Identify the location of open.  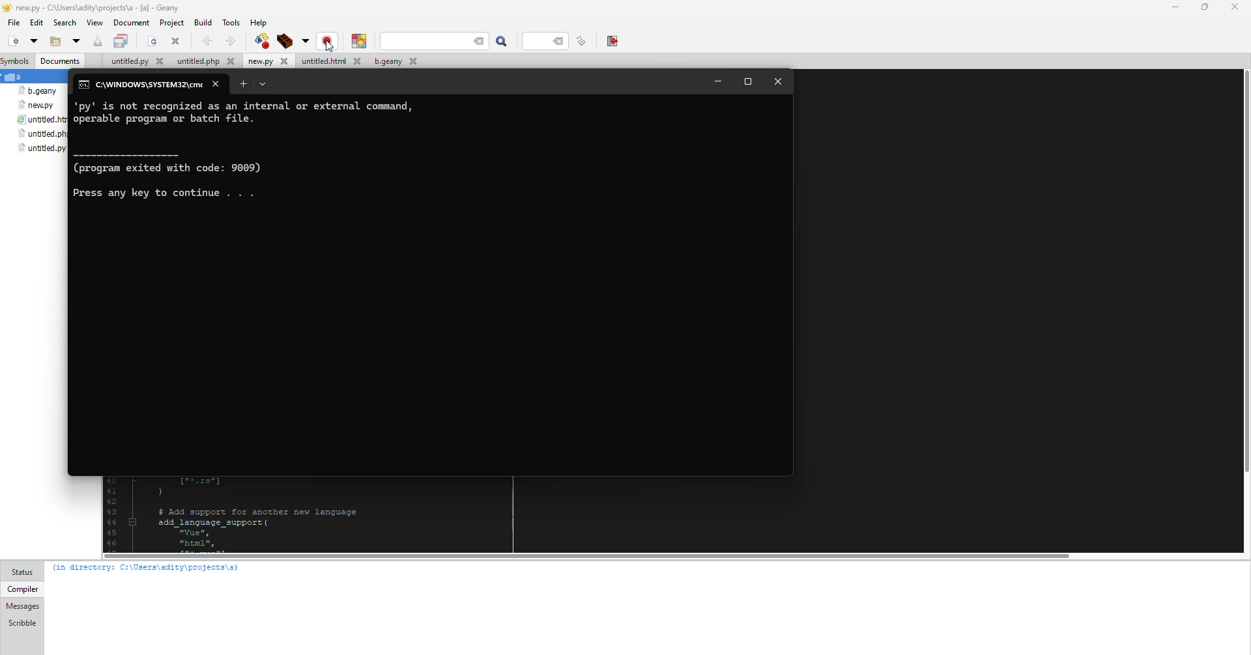
(74, 41).